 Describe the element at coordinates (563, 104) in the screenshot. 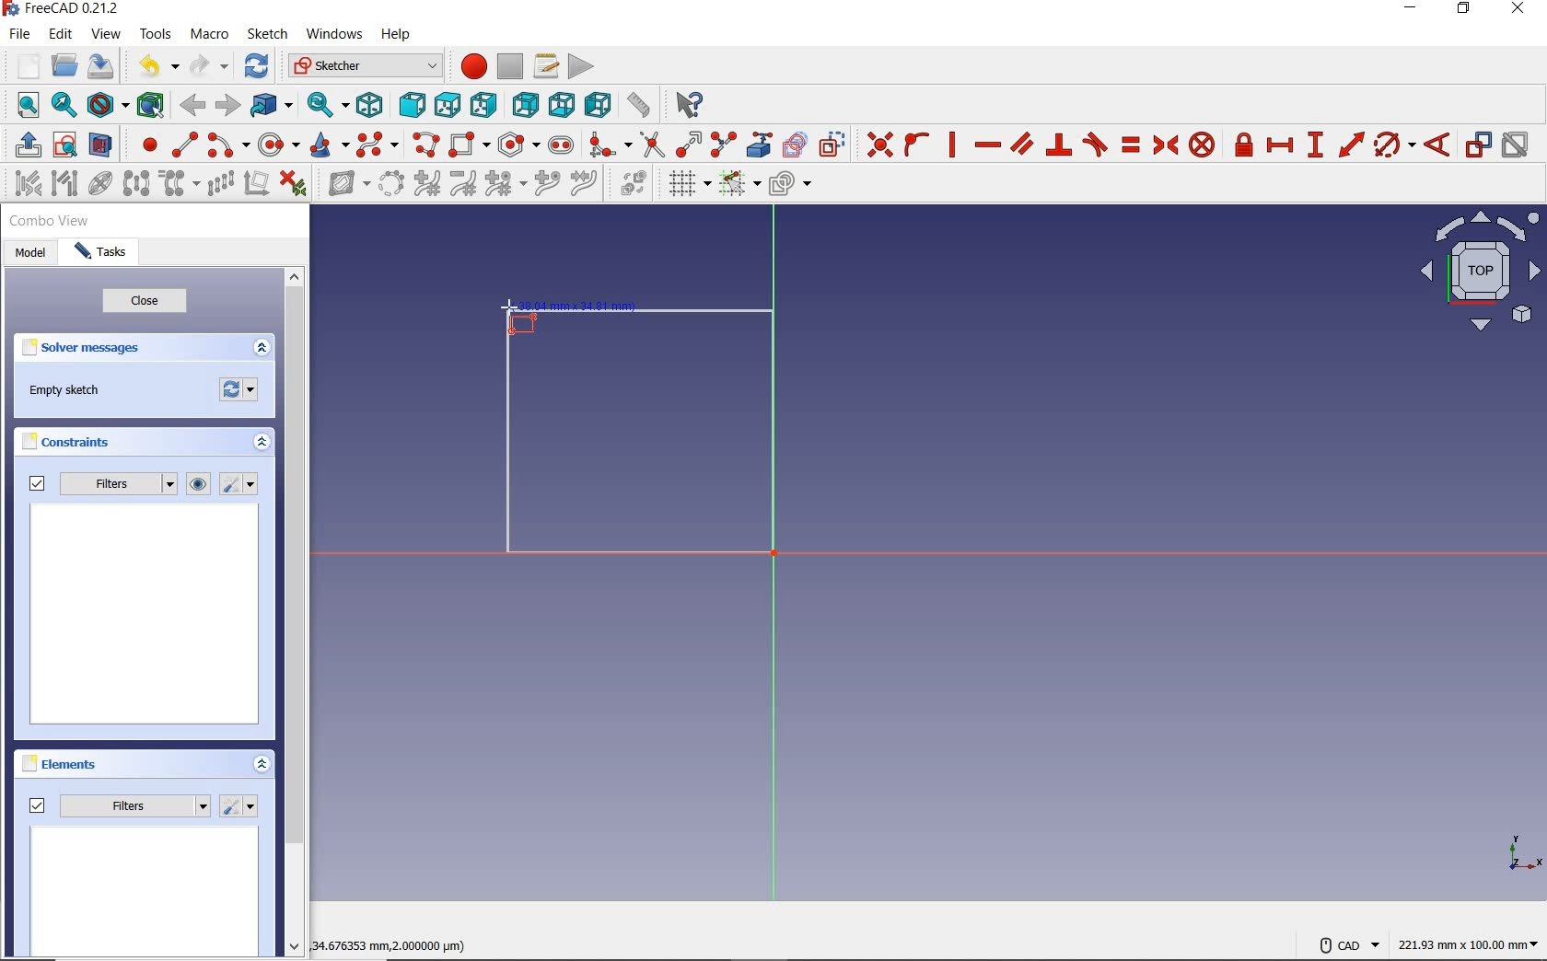

I see `bottom` at that location.